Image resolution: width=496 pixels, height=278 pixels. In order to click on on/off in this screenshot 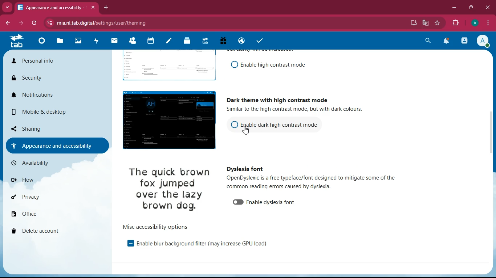, I will do `click(232, 65)`.